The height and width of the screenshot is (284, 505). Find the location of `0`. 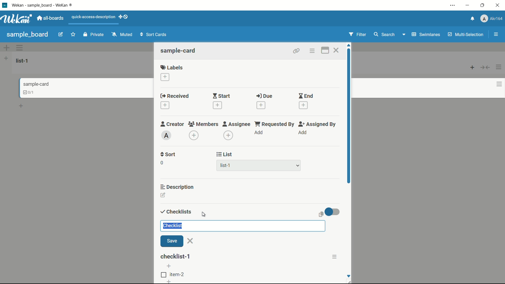

0 is located at coordinates (162, 163).